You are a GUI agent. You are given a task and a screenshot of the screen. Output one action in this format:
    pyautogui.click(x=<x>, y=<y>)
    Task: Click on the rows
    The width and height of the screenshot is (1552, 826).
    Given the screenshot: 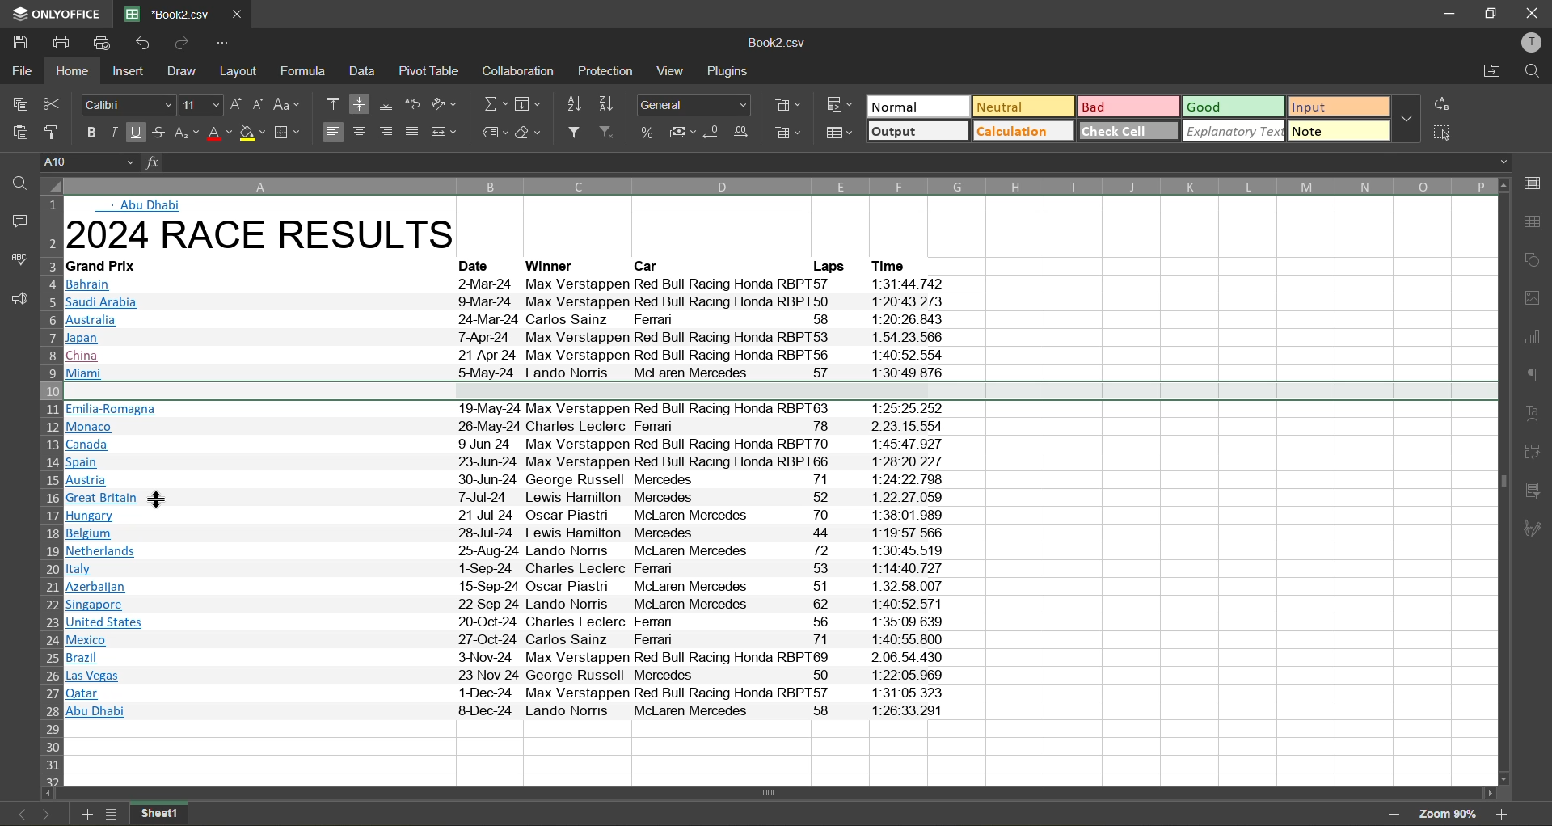 What is the action you would take?
    pyautogui.click(x=49, y=492)
    